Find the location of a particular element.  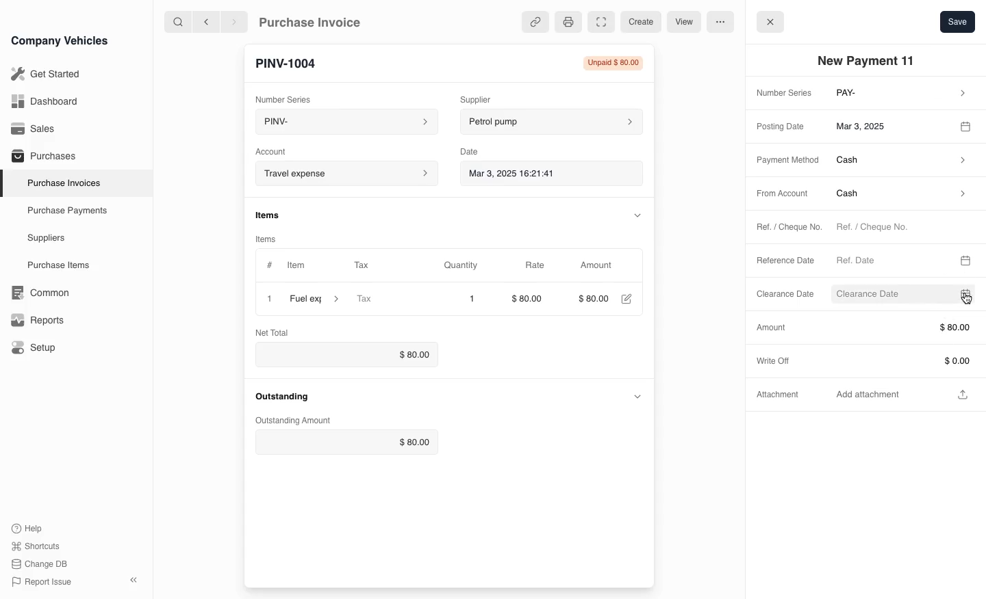

options is located at coordinates (720, 21).